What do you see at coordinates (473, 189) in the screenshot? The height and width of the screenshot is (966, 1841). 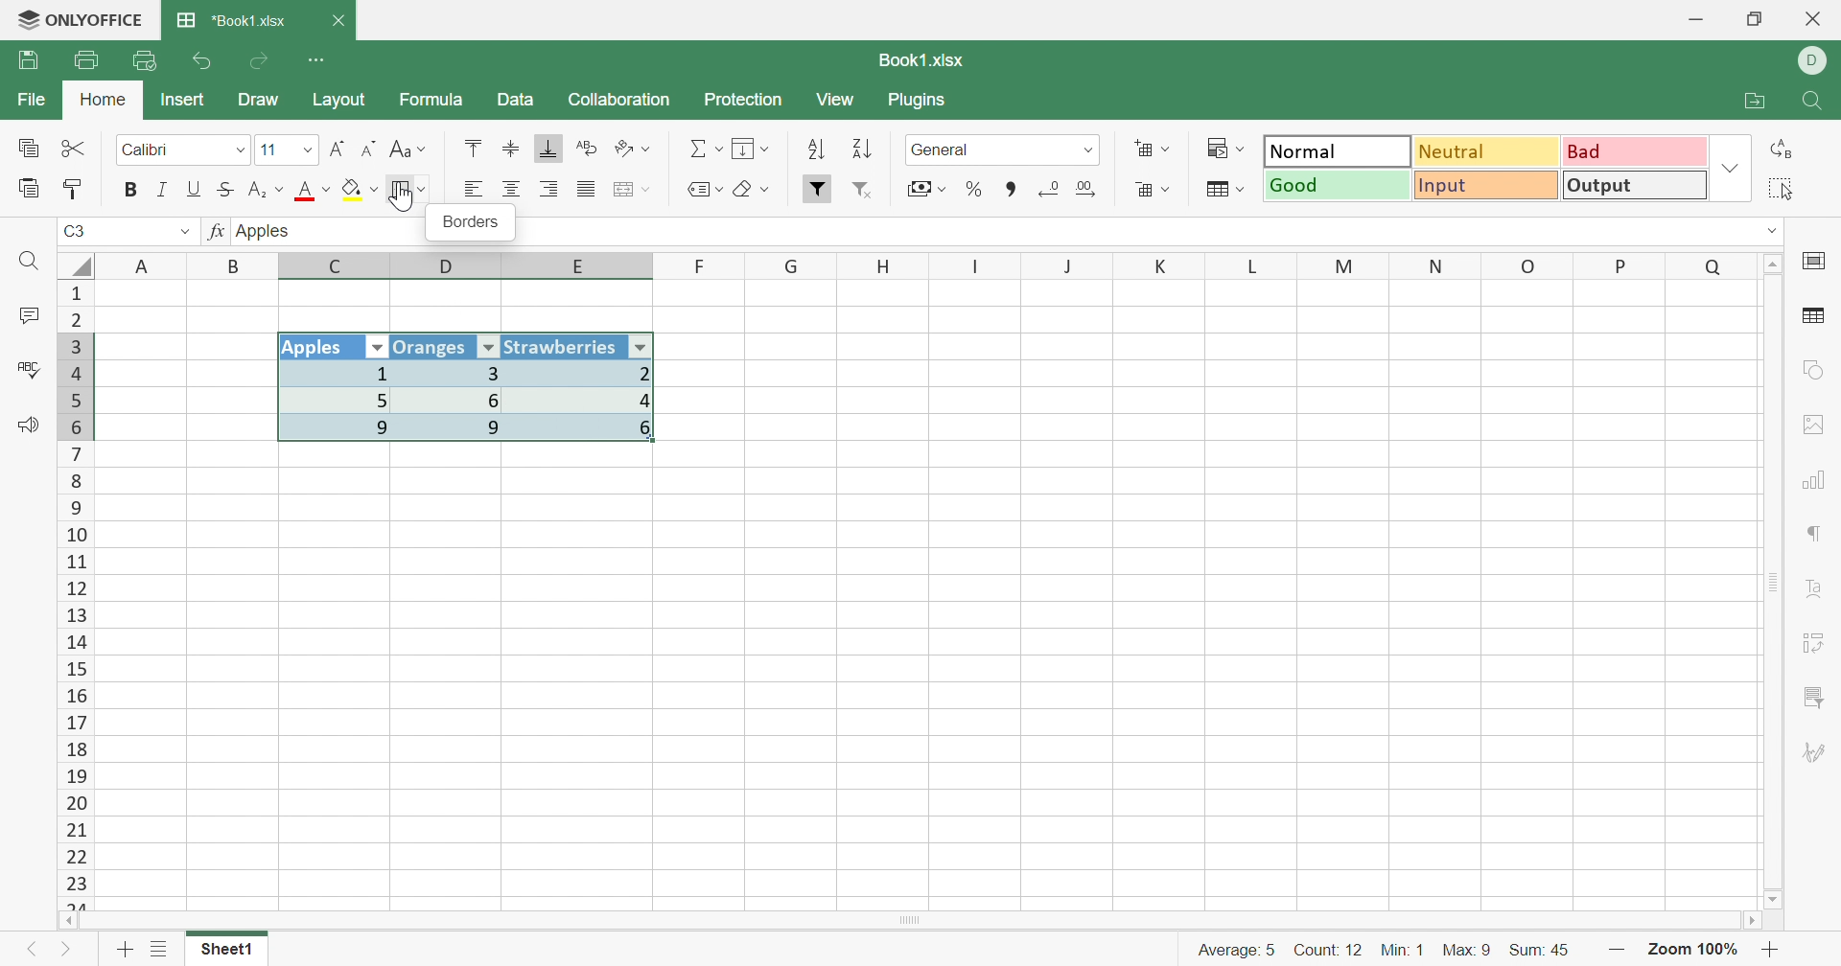 I see `Align Right` at bounding box center [473, 189].